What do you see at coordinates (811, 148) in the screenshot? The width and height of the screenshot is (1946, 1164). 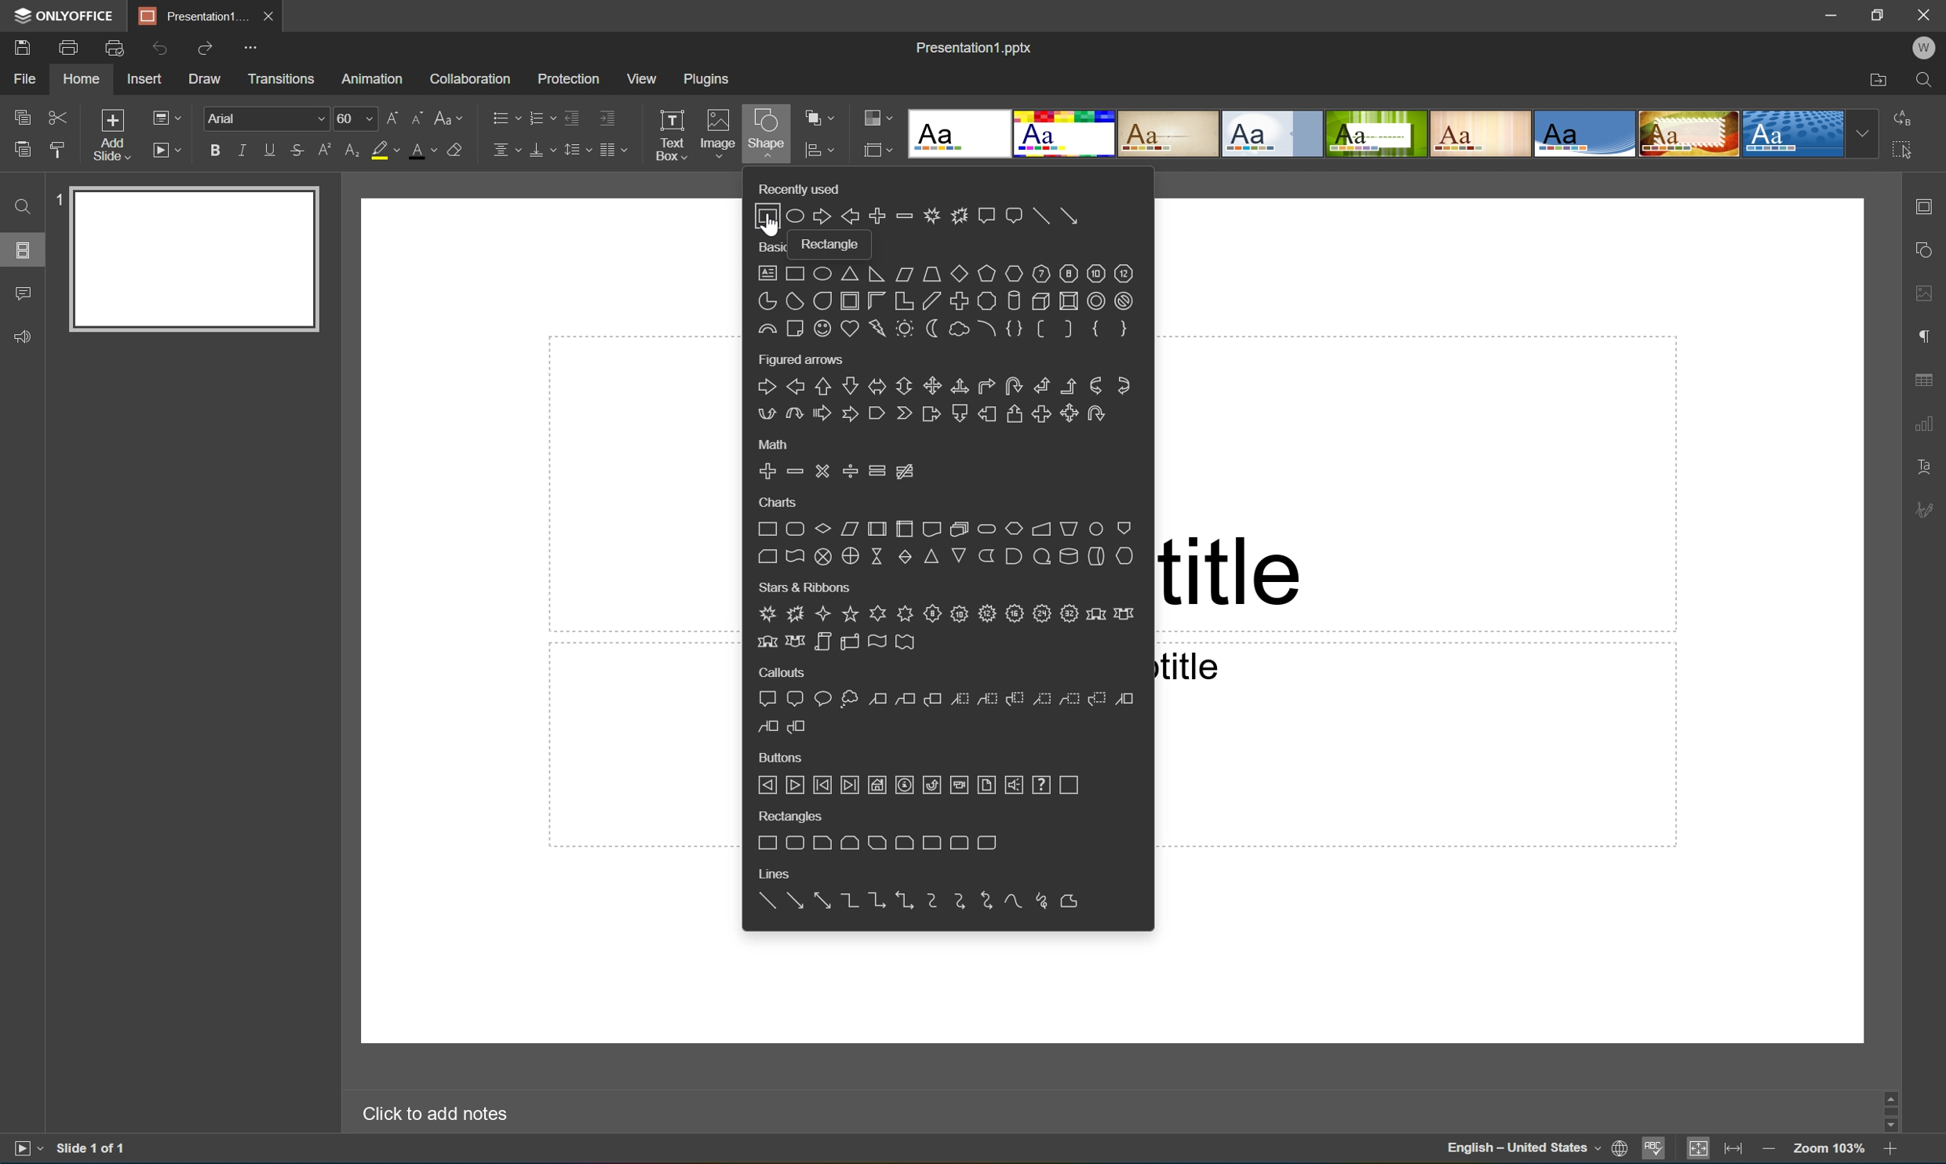 I see `icon` at bounding box center [811, 148].